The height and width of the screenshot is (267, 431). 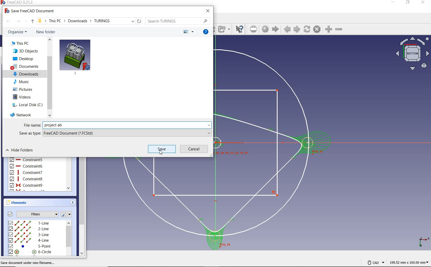 I want to click on zoom in, so click(x=328, y=29).